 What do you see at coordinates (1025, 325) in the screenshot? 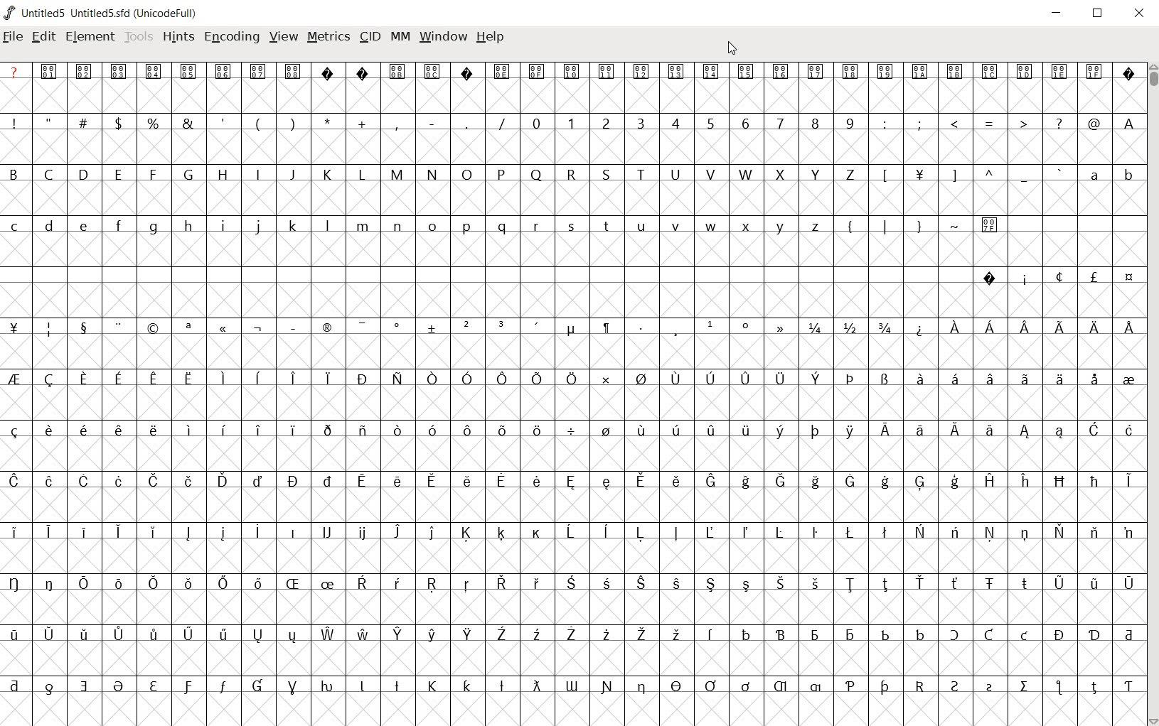
I see `` at bounding box center [1025, 325].